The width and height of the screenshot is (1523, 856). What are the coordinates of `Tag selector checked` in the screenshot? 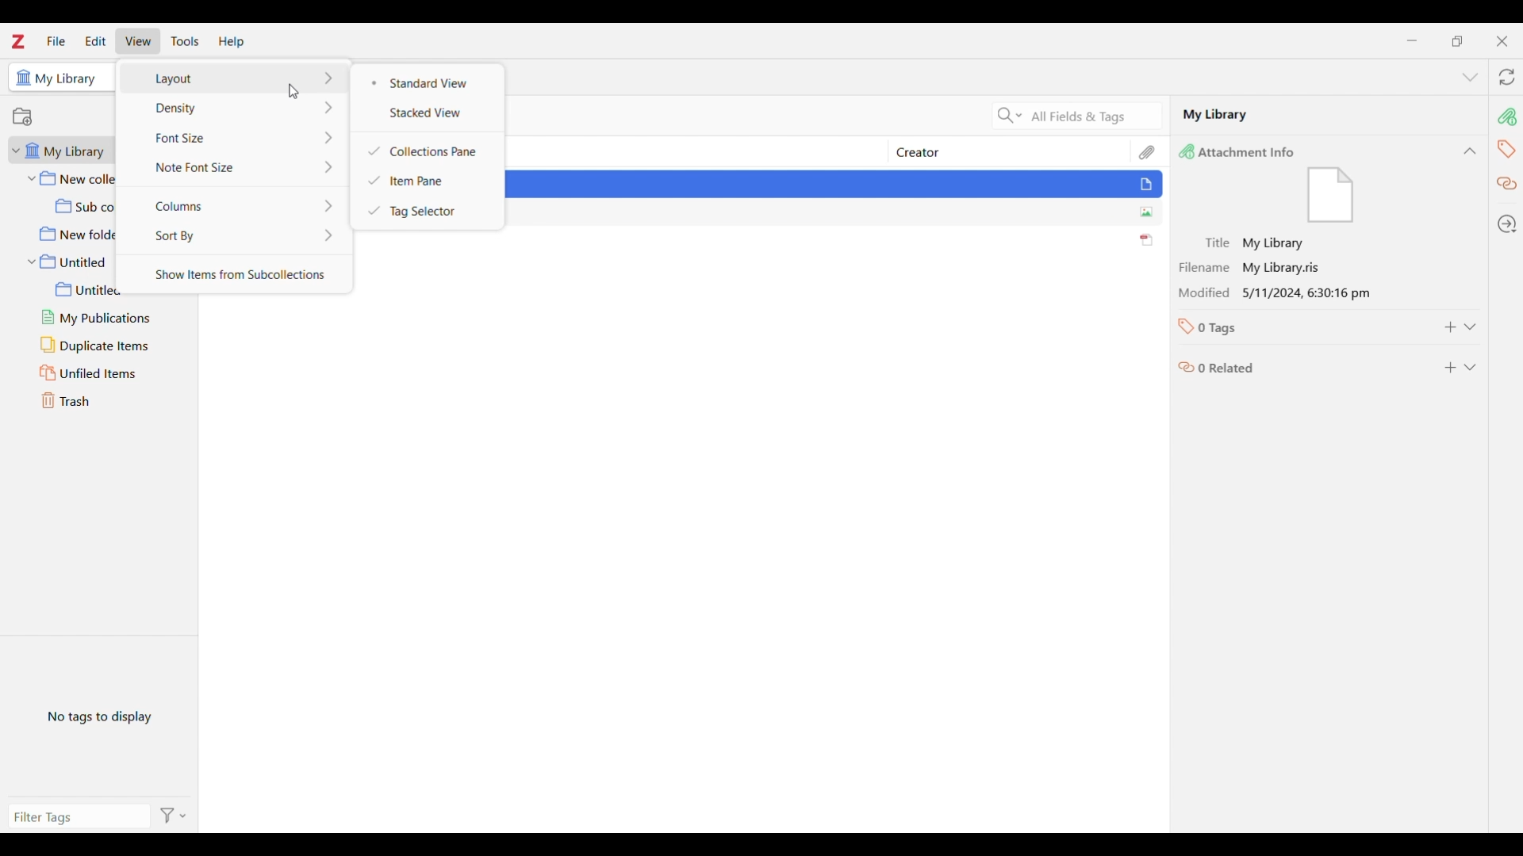 It's located at (426, 211).